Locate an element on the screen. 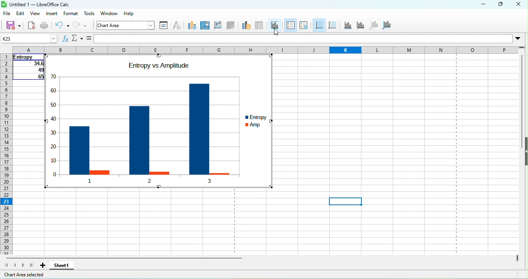 Image resolution: width=528 pixels, height=279 pixels. 2 is located at coordinates (147, 182).